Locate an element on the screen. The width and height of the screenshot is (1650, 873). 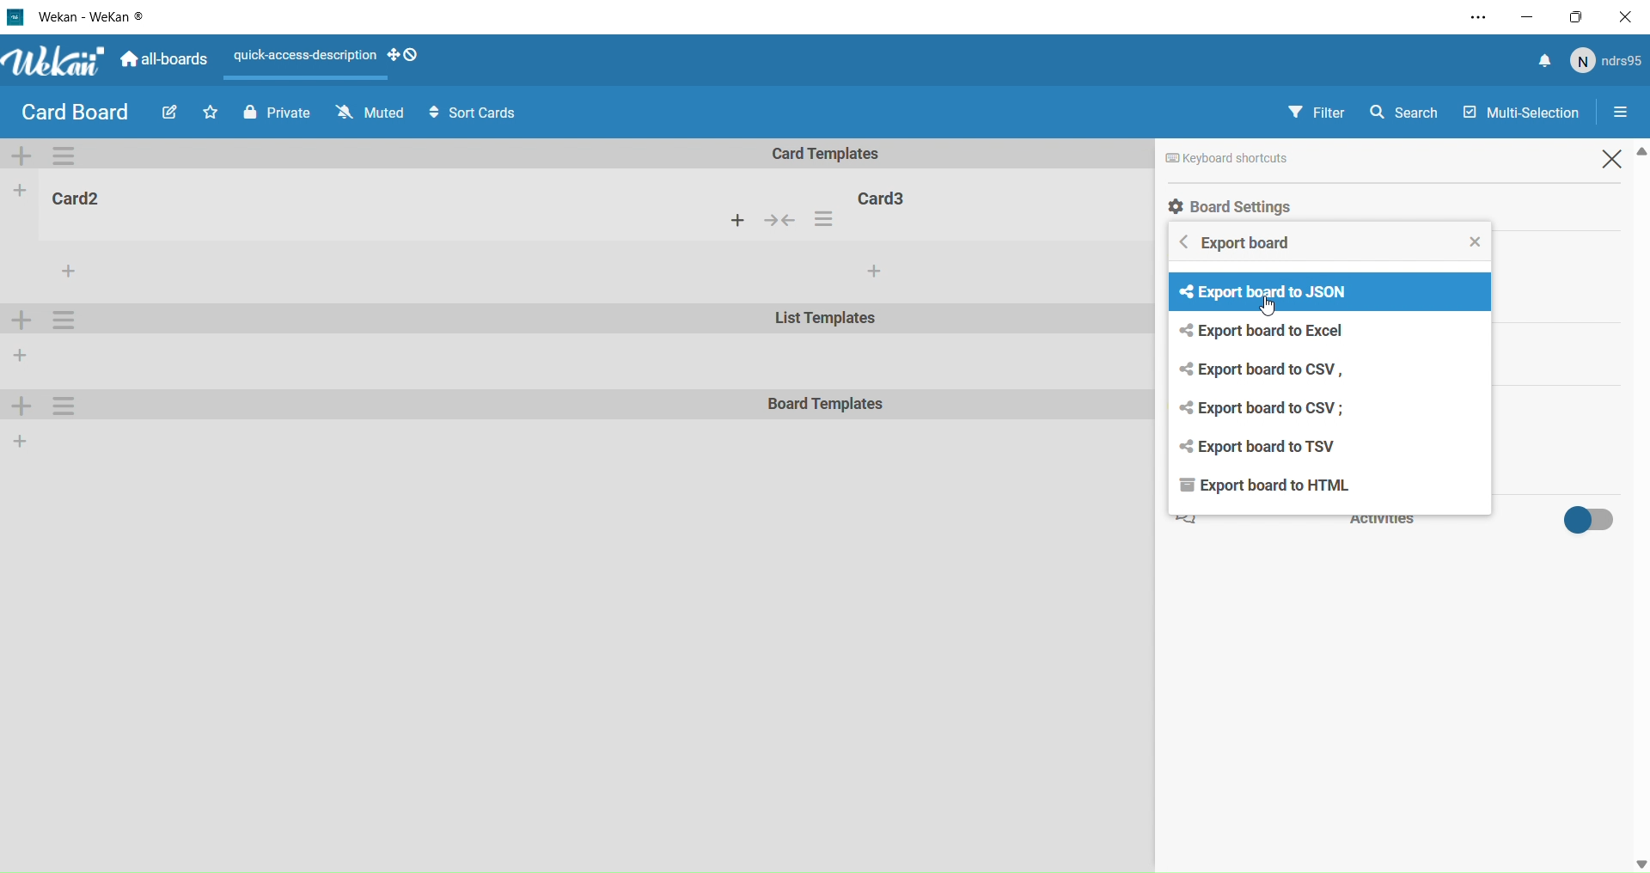
Card3 is located at coordinates (886, 196).